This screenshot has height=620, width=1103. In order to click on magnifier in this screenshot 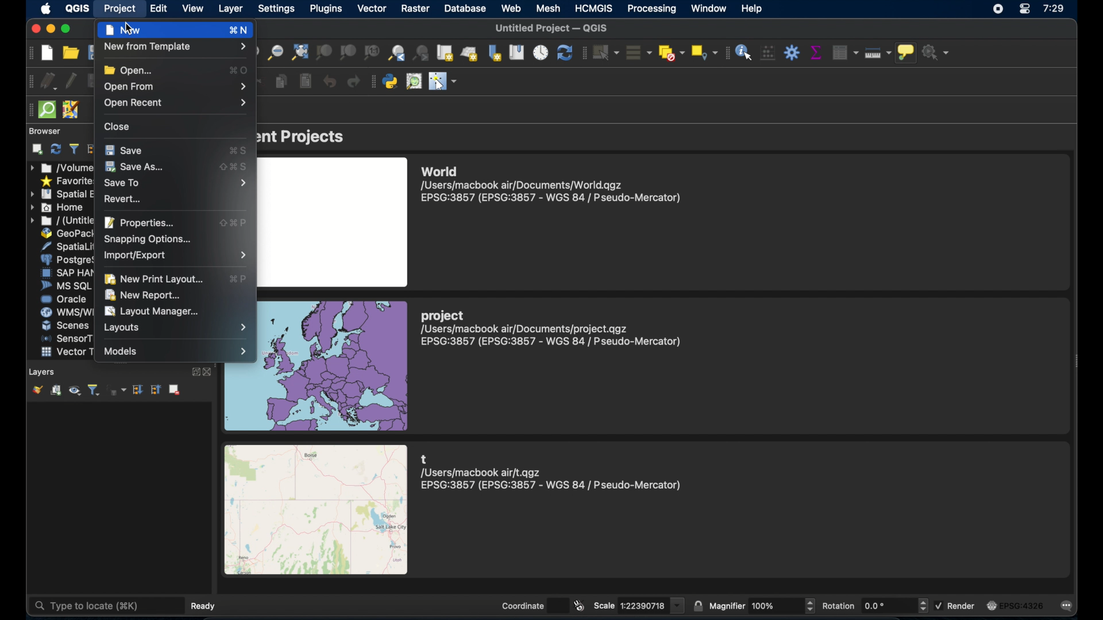, I will do `click(728, 606)`.